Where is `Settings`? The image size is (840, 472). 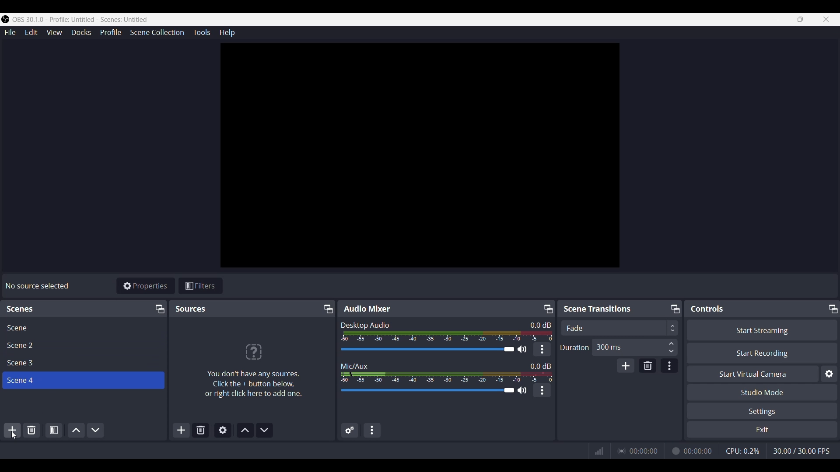
Settings is located at coordinates (763, 411).